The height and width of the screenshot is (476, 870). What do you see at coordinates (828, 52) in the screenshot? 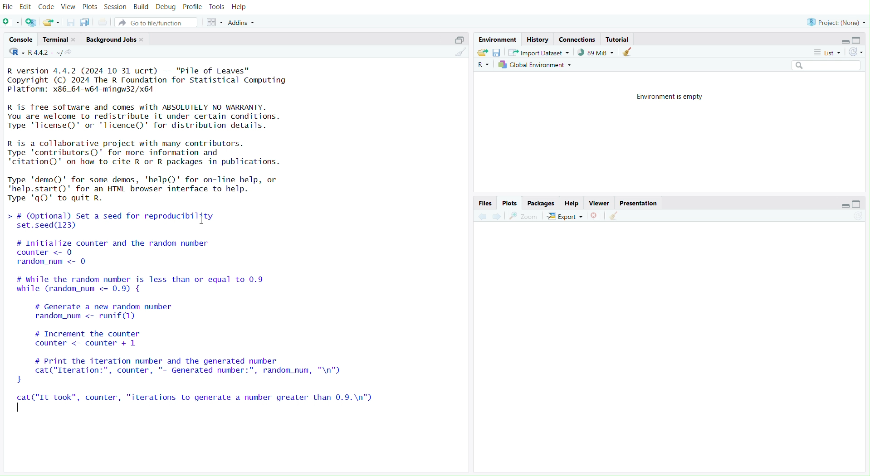
I see `List` at bounding box center [828, 52].